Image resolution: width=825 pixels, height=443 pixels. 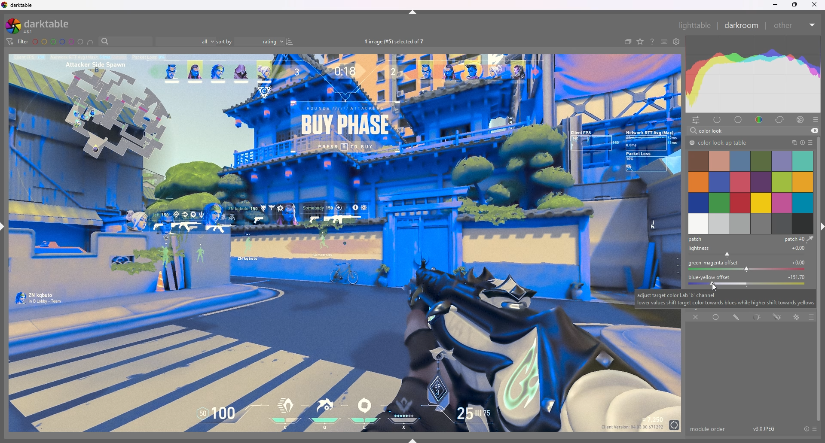 I want to click on lightness, so click(x=749, y=251).